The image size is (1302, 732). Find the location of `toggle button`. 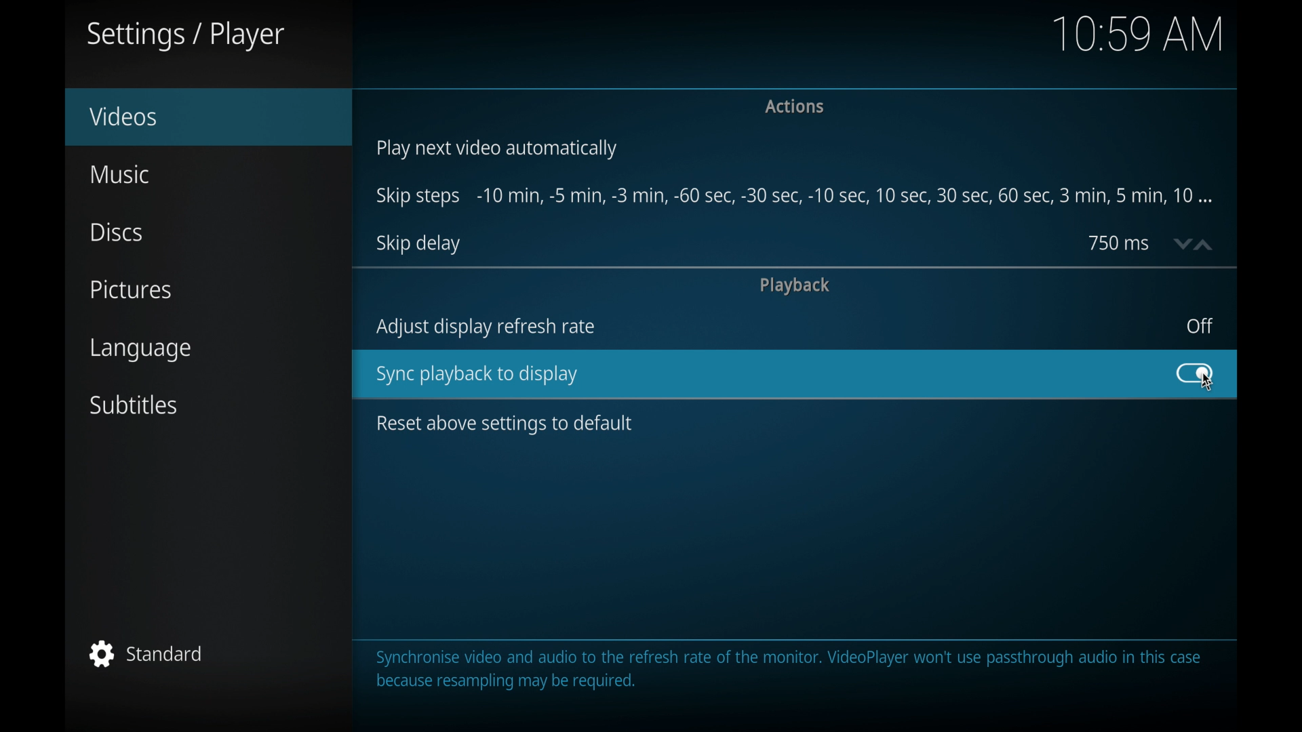

toggle button is located at coordinates (1196, 373).